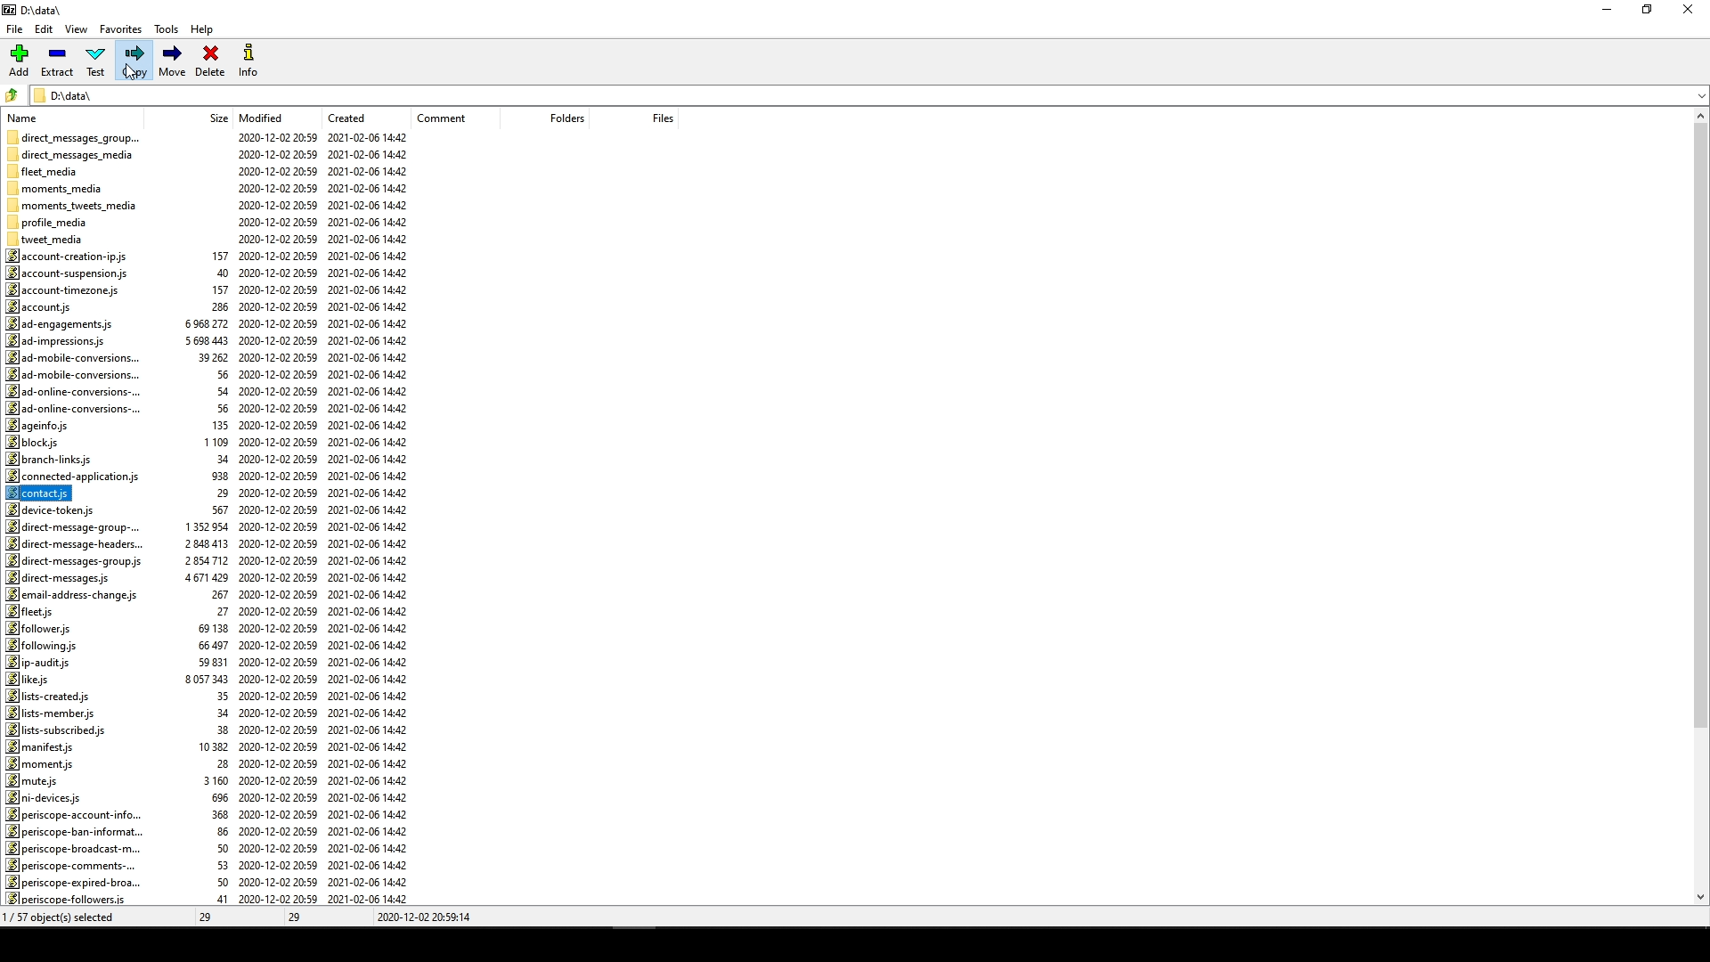 This screenshot has width=1710, height=962. I want to click on folder, so click(12, 93).